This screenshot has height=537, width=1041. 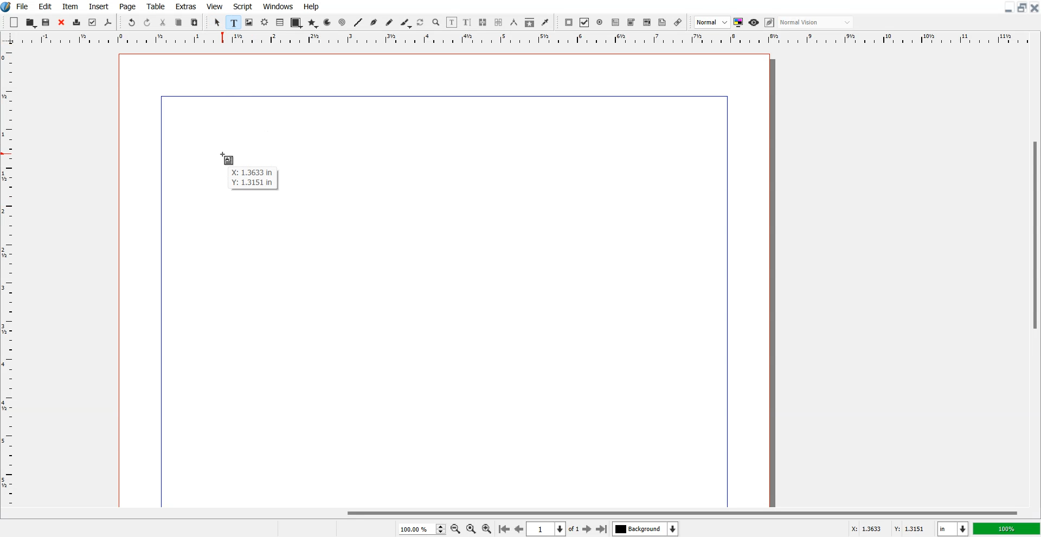 I want to click on Zoom Out, so click(x=456, y=529).